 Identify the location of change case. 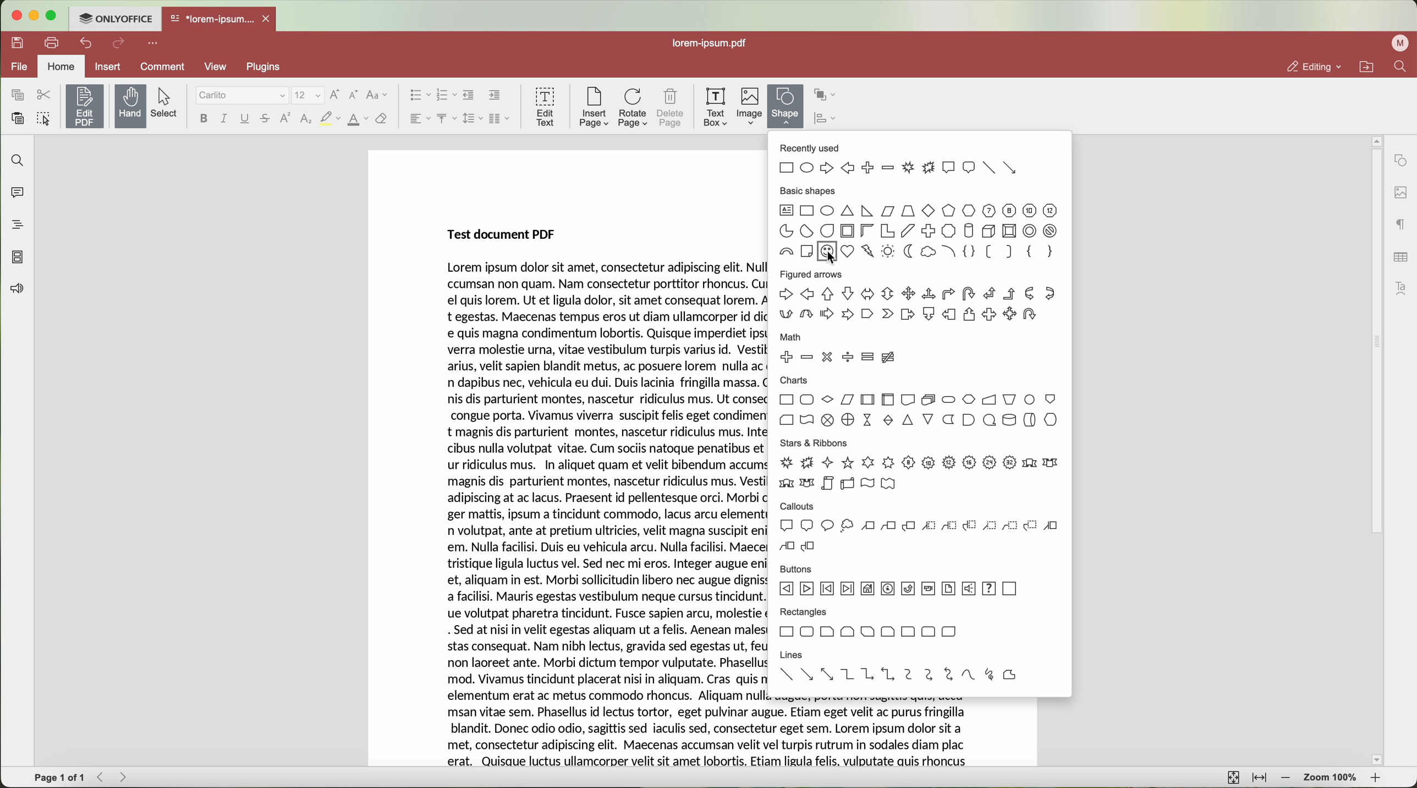
(377, 95).